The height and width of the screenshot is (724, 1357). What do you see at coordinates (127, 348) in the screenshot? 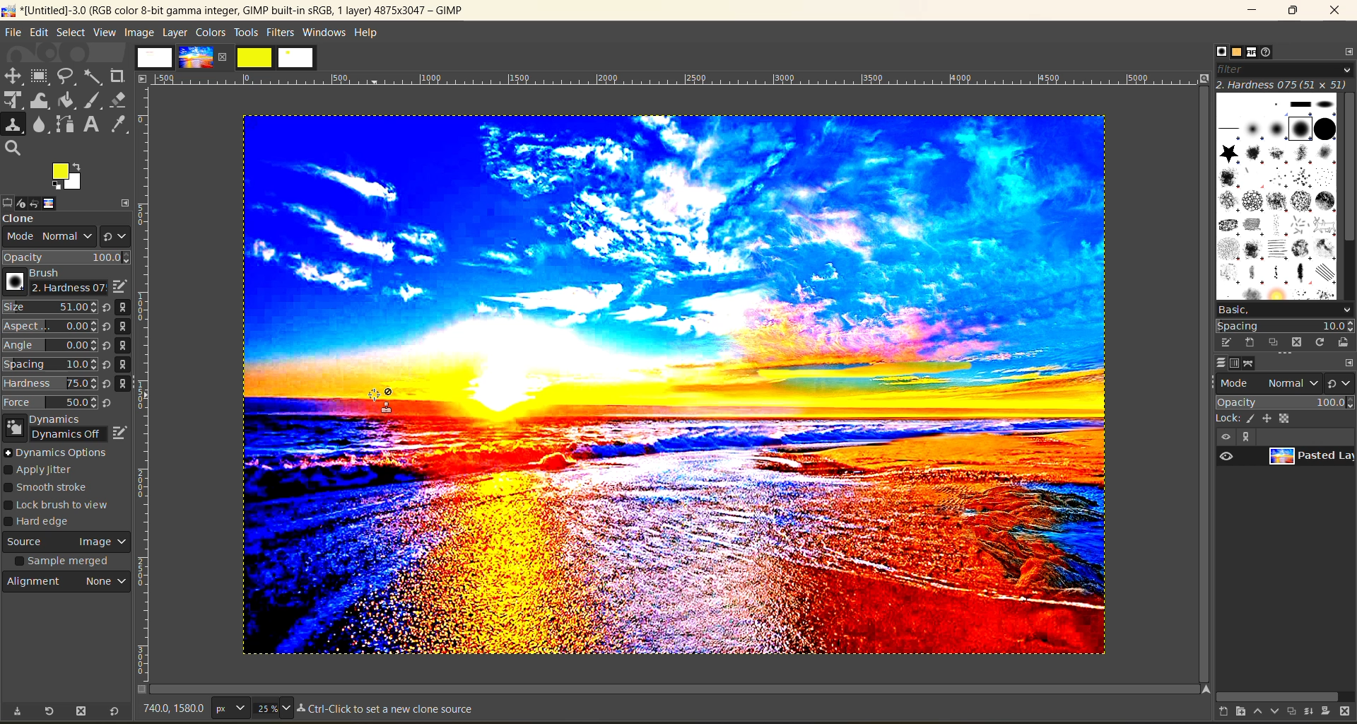
I see `link to brush` at bounding box center [127, 348].